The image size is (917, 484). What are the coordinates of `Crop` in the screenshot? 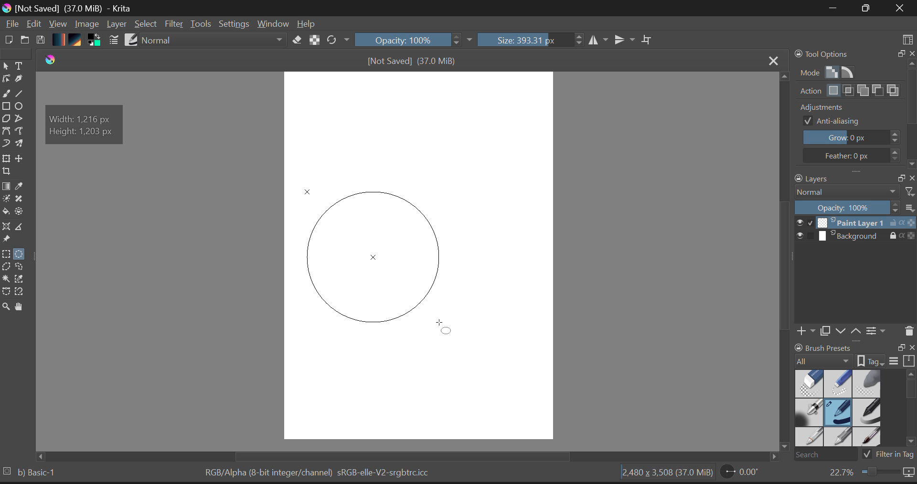 It's located at (6, 174).